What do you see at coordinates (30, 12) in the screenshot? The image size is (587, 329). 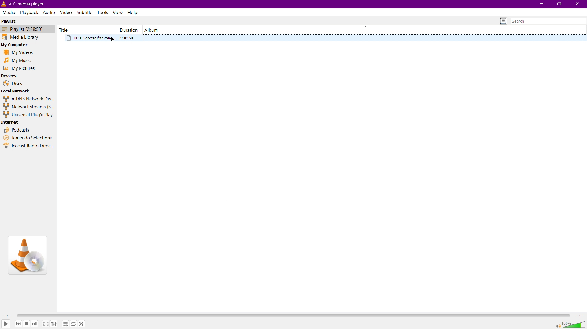 I see `Playback` at bounding box center [30, 12].